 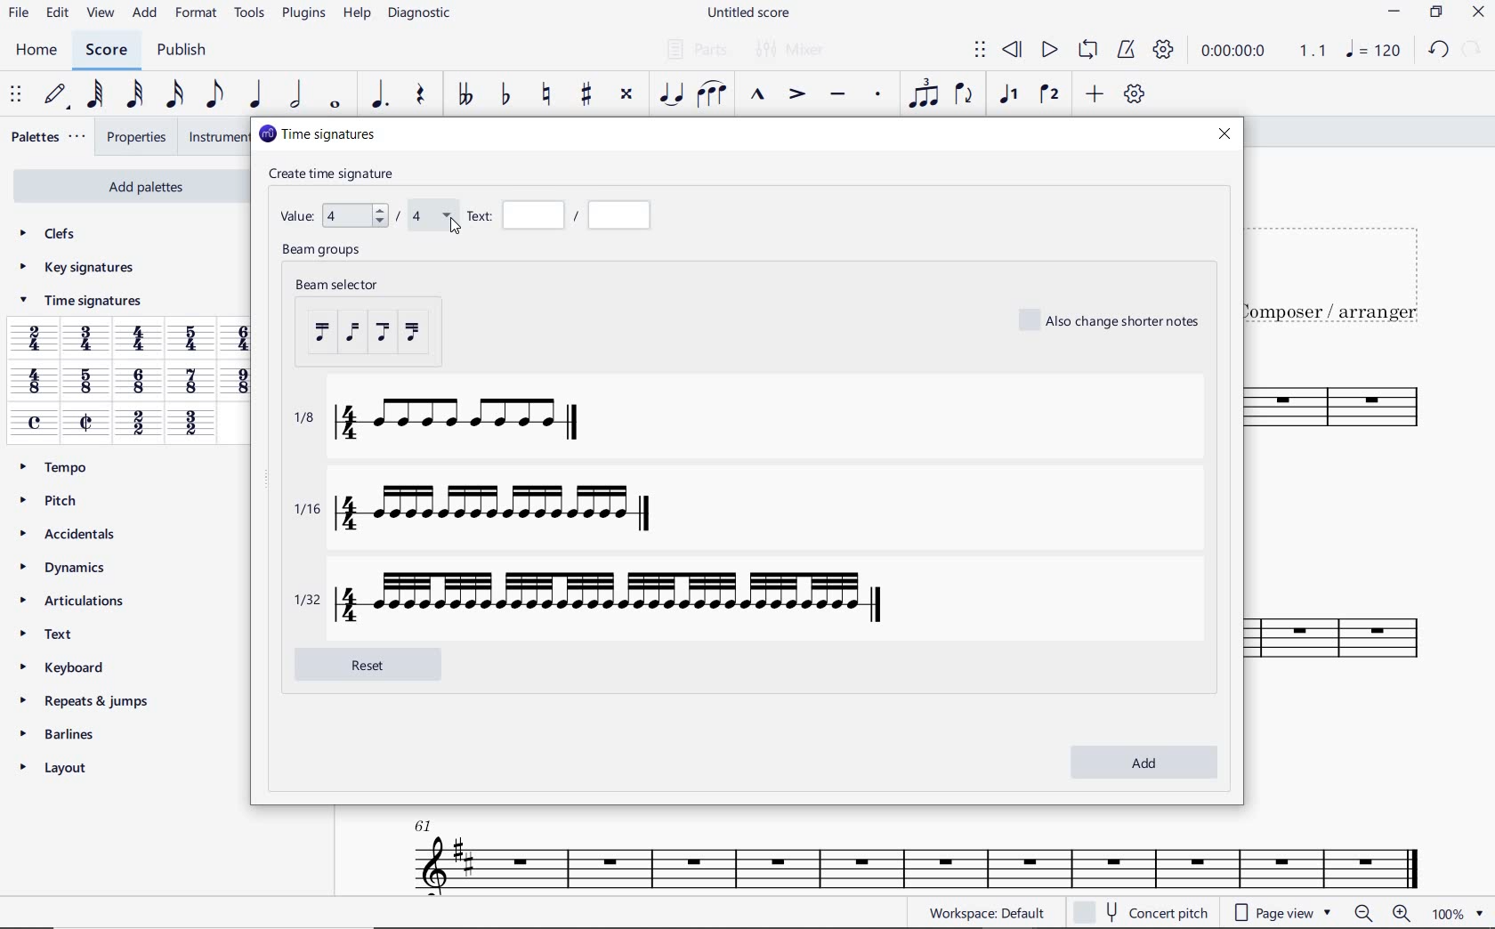 What do you see at coordinates (60, 767) in the screenshot?
I see `LAYOUT` at bounding box center [60, 767].